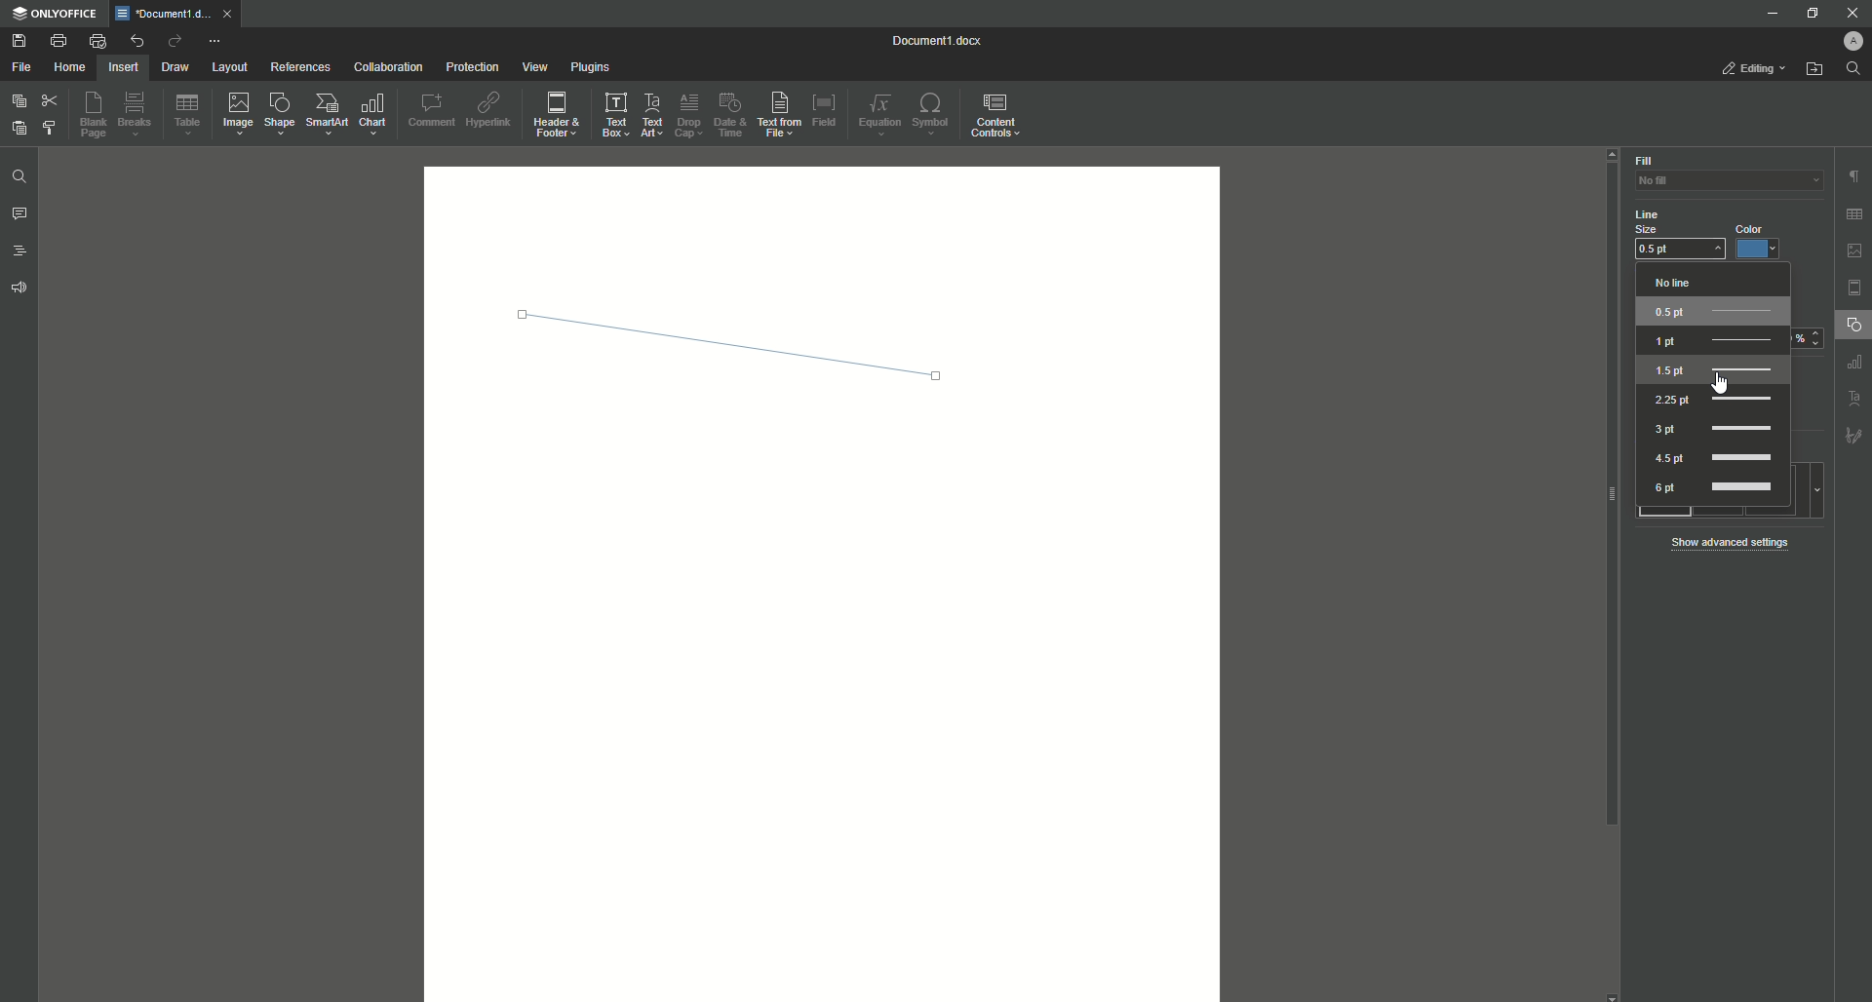 Image resolution: width=1872 pixels, height=1002 pixels. I want to click on Drop Cap, so click(691, 114).